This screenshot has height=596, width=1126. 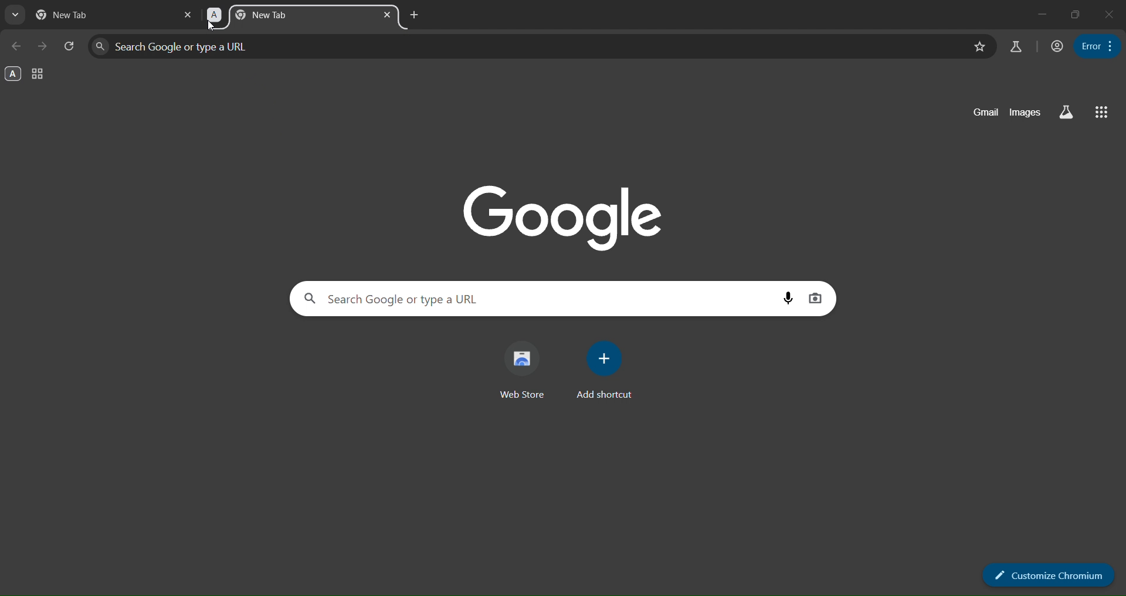 What do you see at coordinates (13, 74) in the screenshot?
I see `A group - opened` at bounding box center [13, 74].